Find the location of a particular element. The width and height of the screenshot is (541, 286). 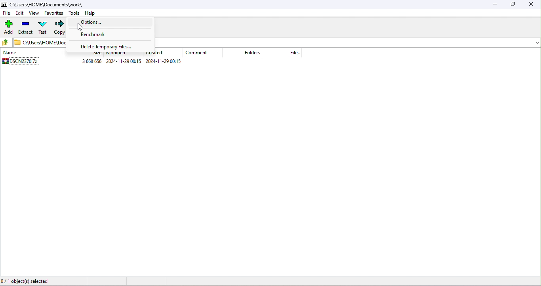

favorites is located at coordinates (54, 13).